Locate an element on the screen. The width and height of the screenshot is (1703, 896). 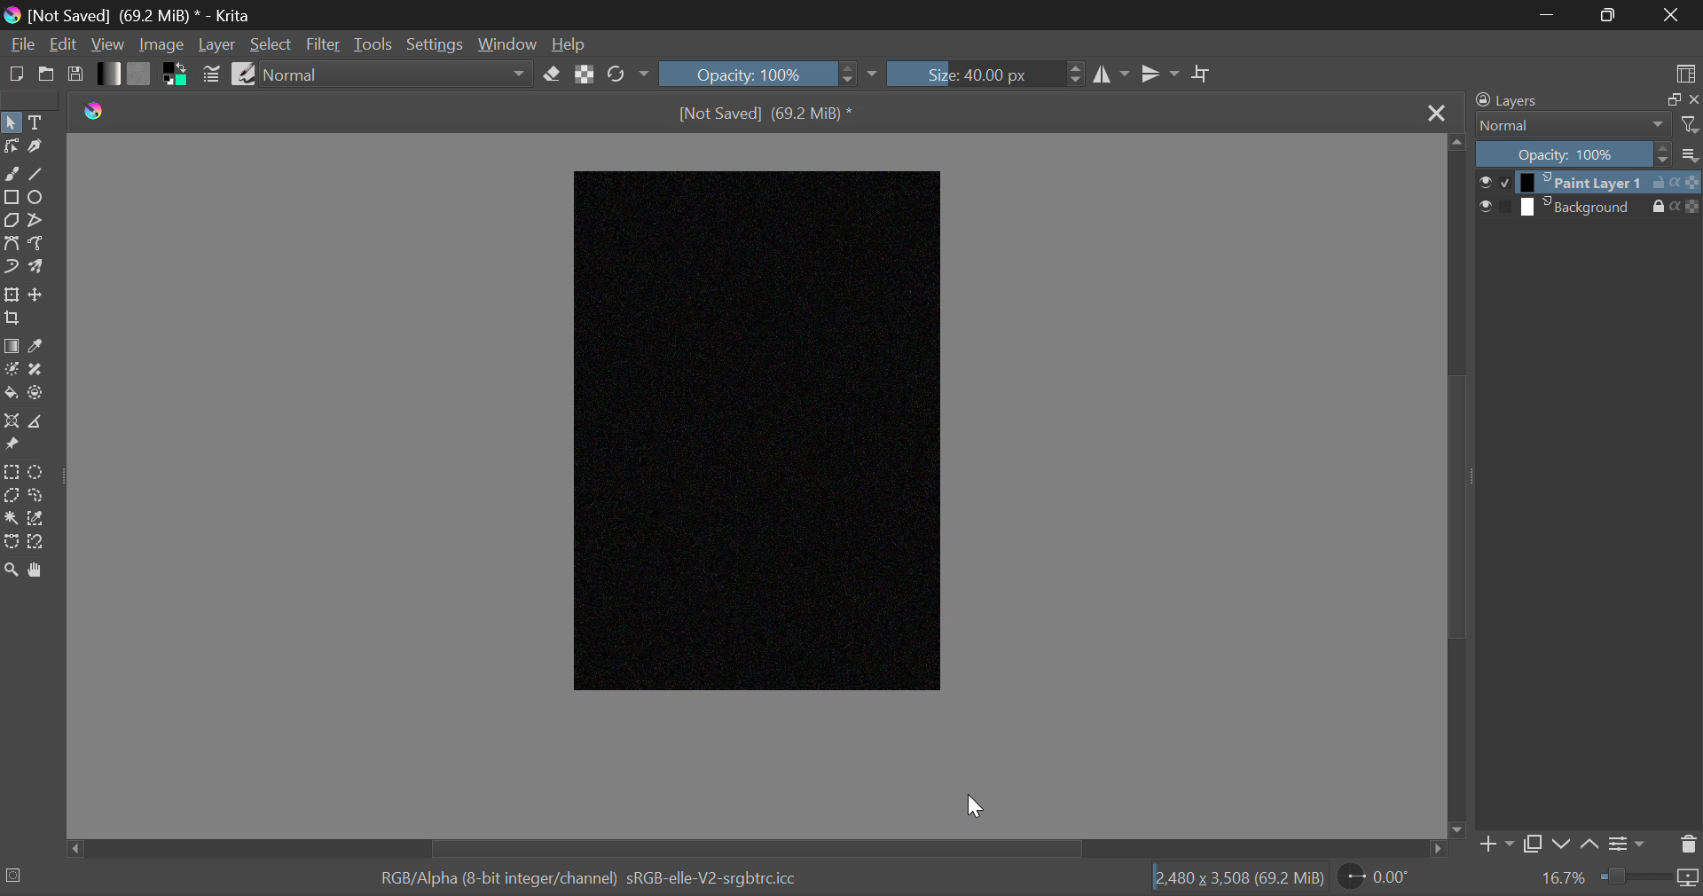
Window is located at coordinates (506, 43).